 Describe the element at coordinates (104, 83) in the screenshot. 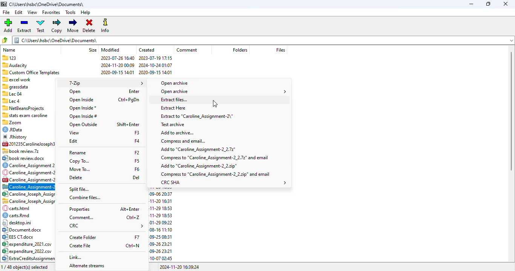

I see `7-Zip` at that location.